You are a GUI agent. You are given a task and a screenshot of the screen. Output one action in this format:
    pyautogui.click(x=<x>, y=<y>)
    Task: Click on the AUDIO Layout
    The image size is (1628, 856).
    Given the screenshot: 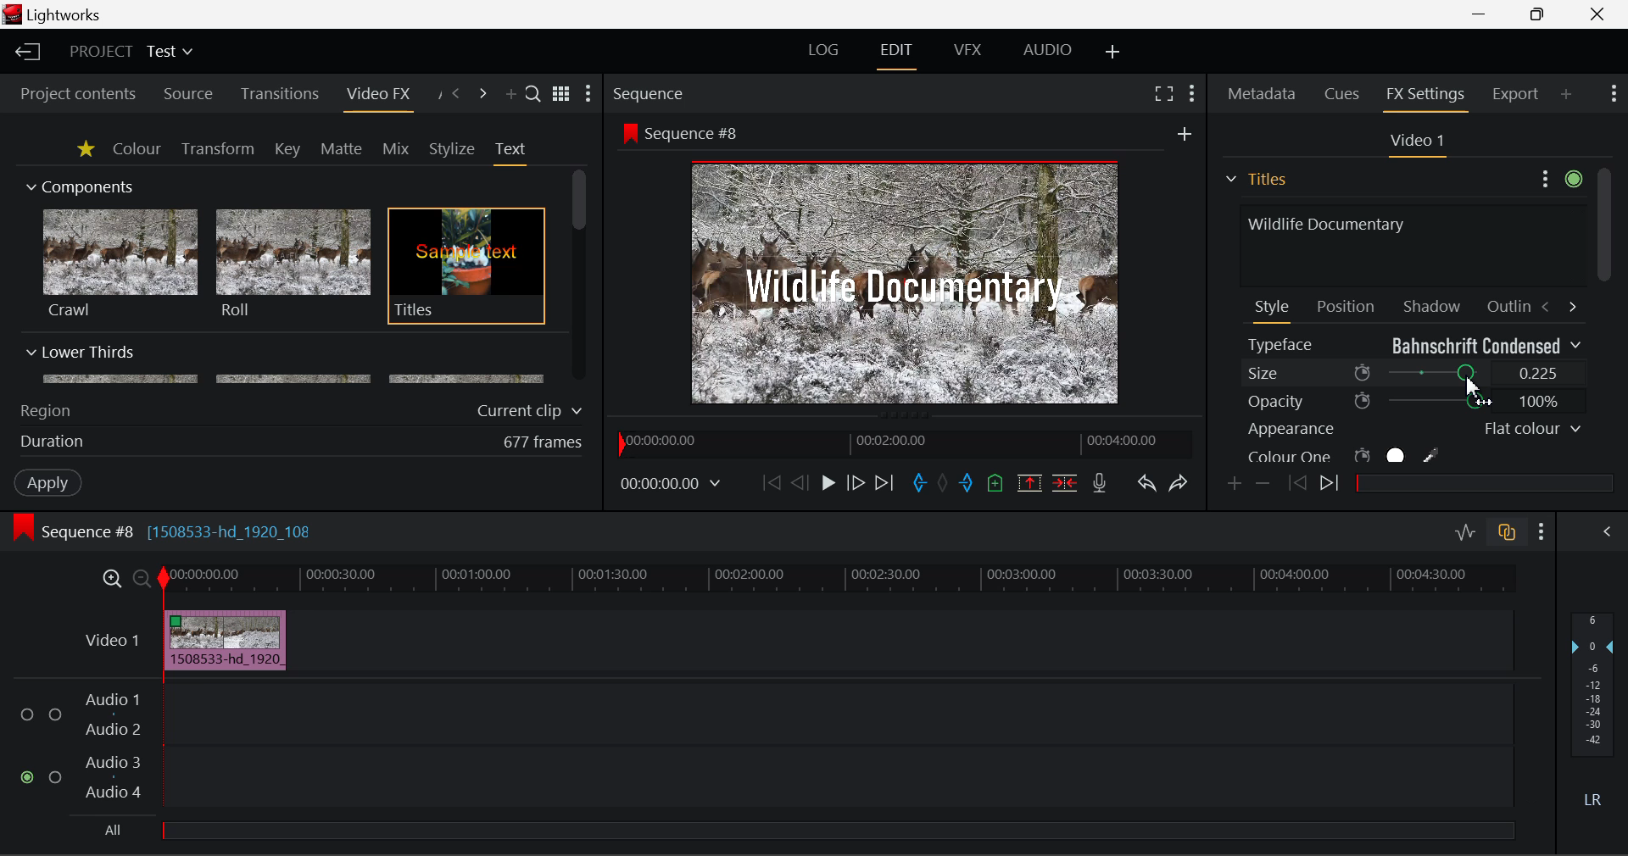 What is the action you would take?
    pyautogui.click(x=1046, y=52)
    